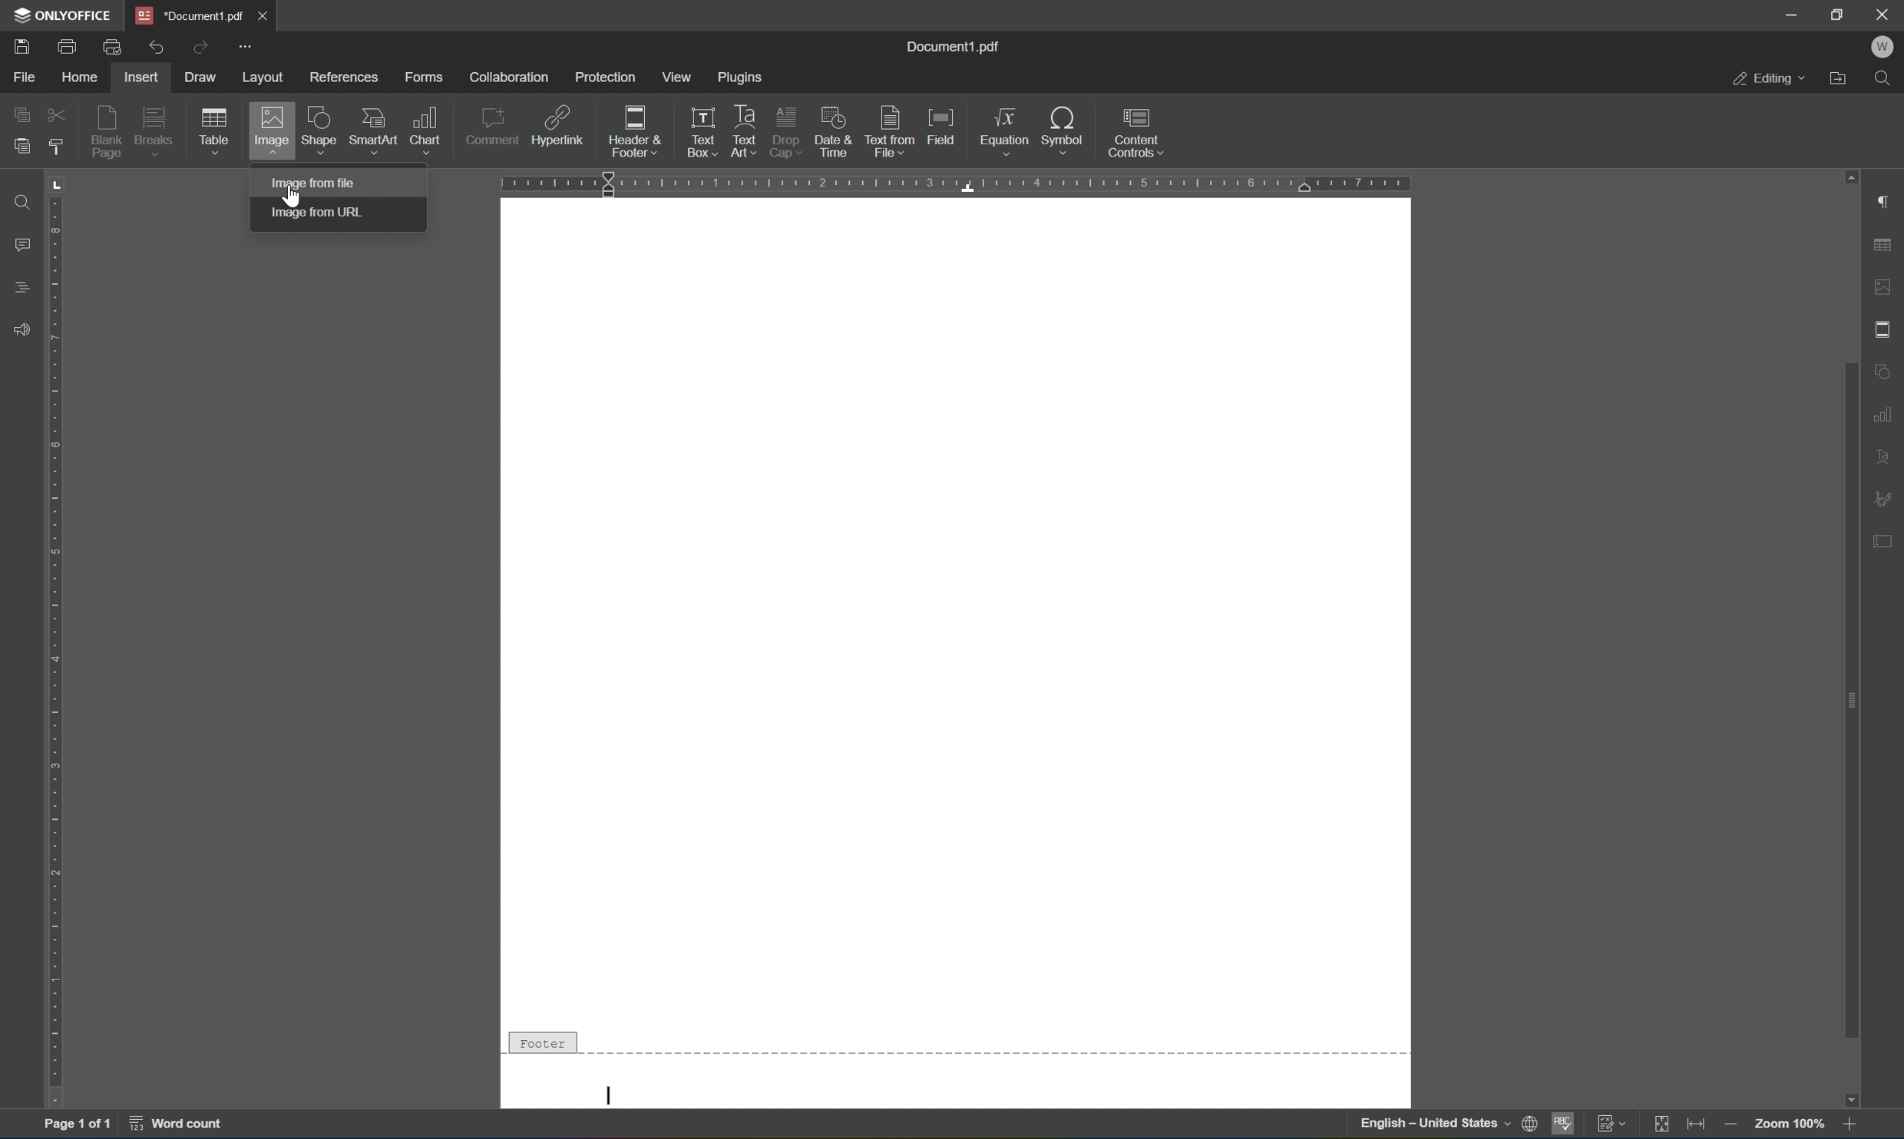  What do you see at coordinates (266, 77) in the screenshot?
I see `layout` at bounding box center [266, 77].